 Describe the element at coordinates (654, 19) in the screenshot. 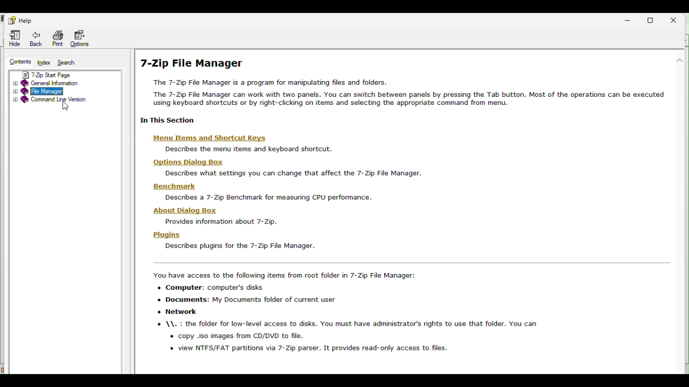

I see `Restore` at that location.